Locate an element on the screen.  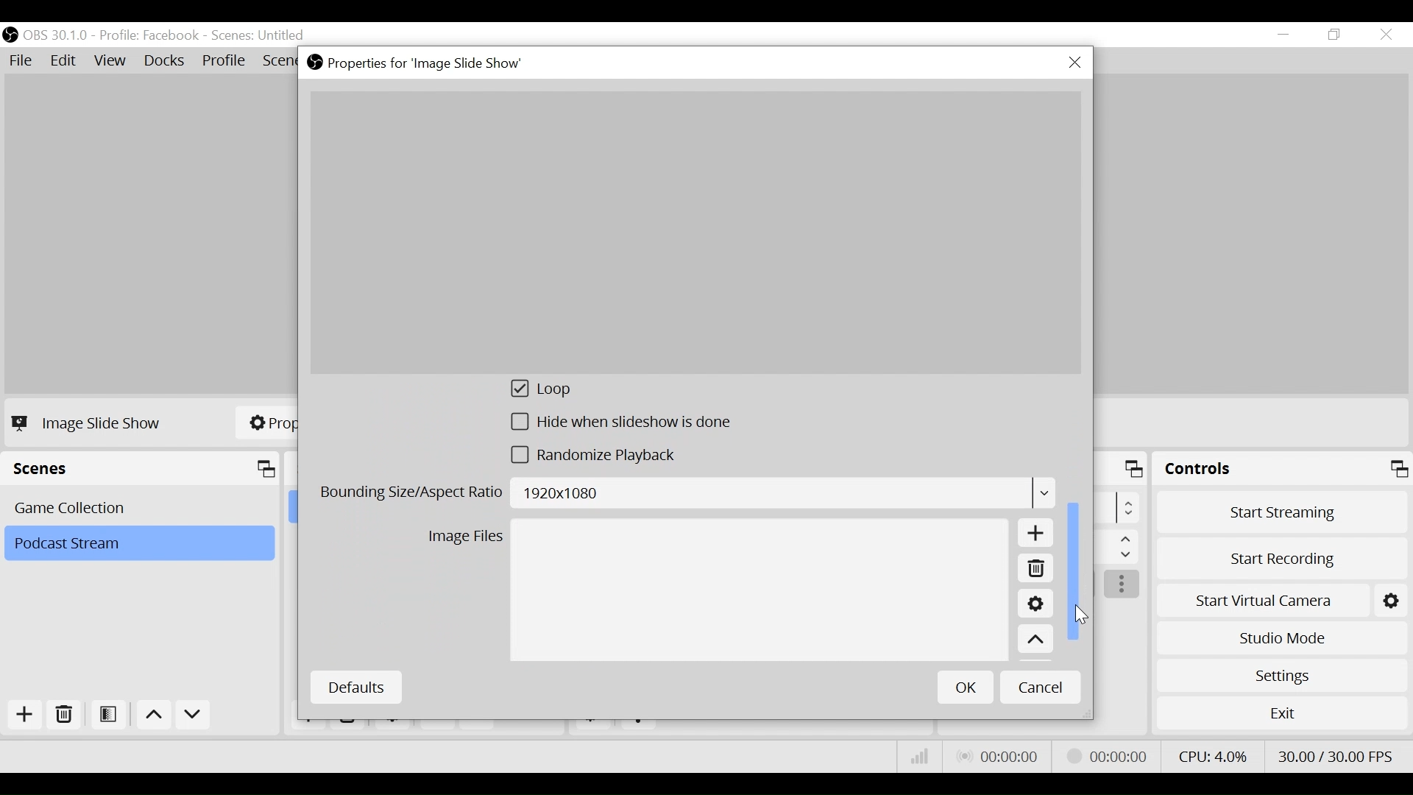
View is located at coordinates (113, 63).